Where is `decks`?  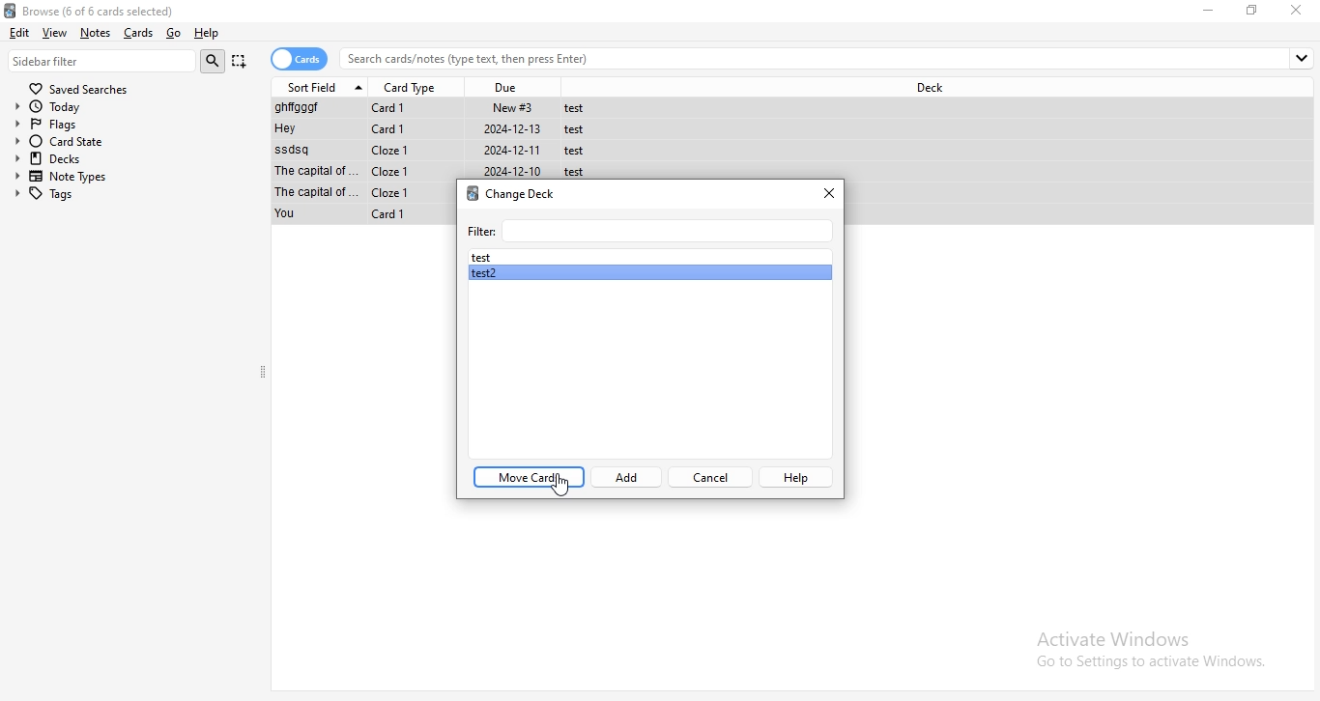 decks is located at coordinates (129, 158).